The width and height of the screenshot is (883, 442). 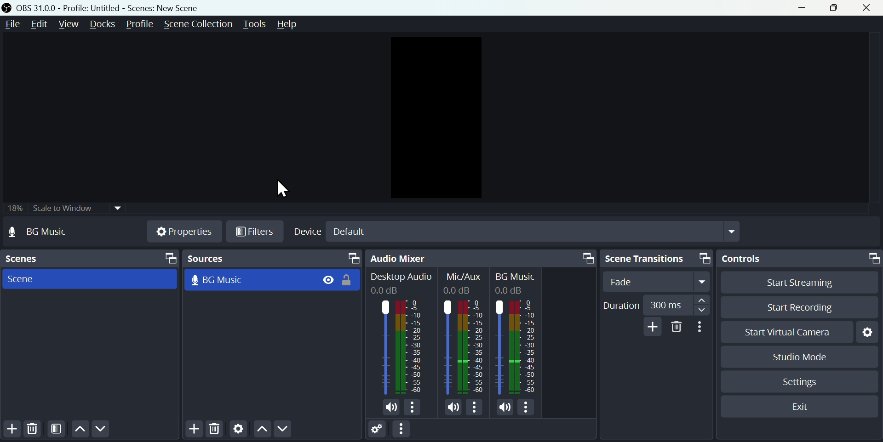 I want to click on Scene, so click(x=26, y=279).